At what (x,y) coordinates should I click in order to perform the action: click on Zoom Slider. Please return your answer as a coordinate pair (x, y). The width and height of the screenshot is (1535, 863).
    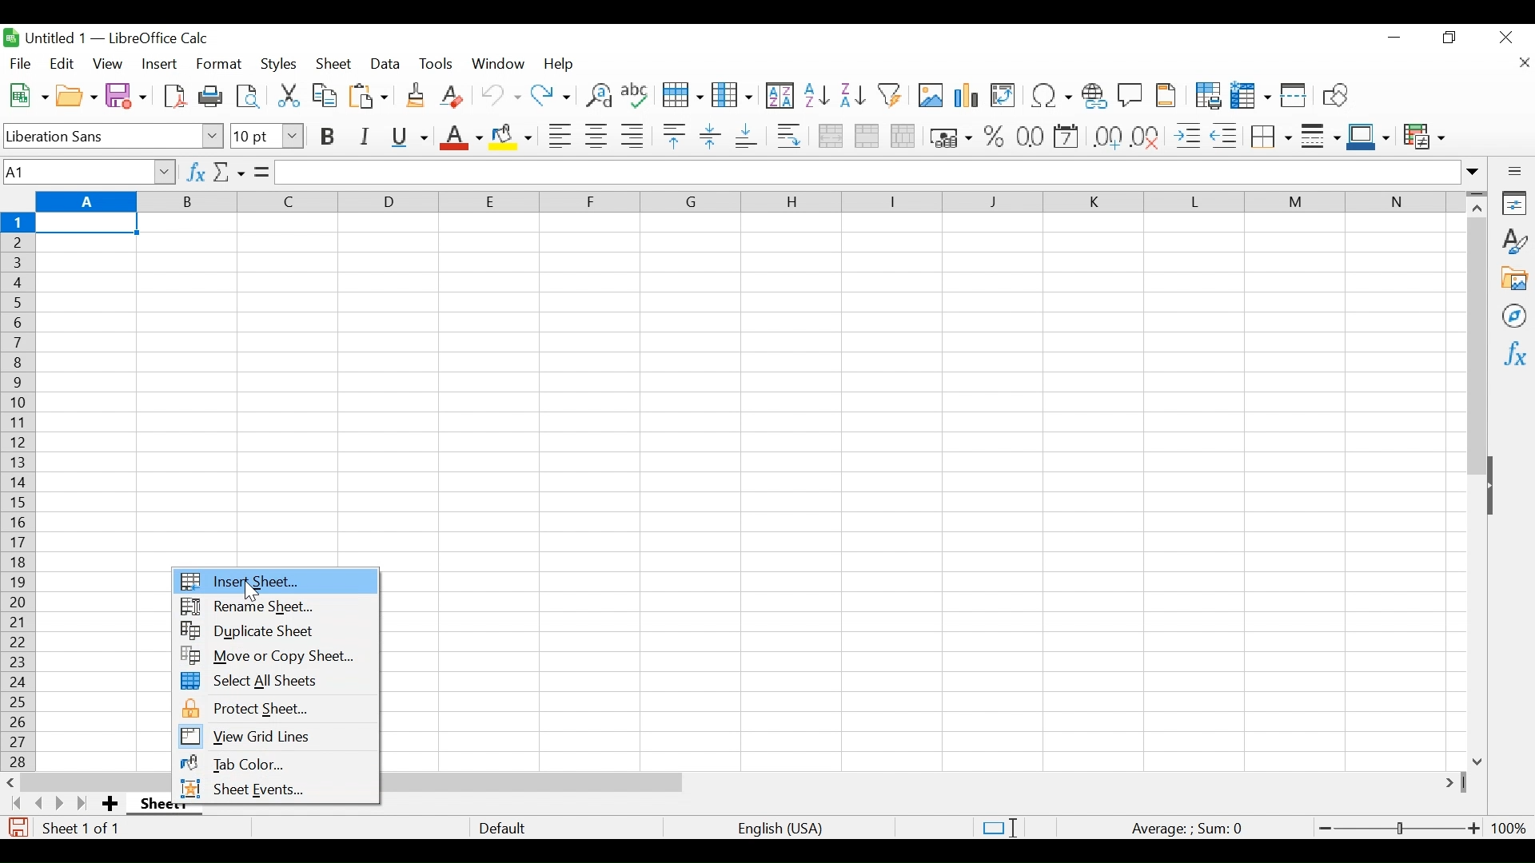
    Looking at the image, I should click on (1397, 825).